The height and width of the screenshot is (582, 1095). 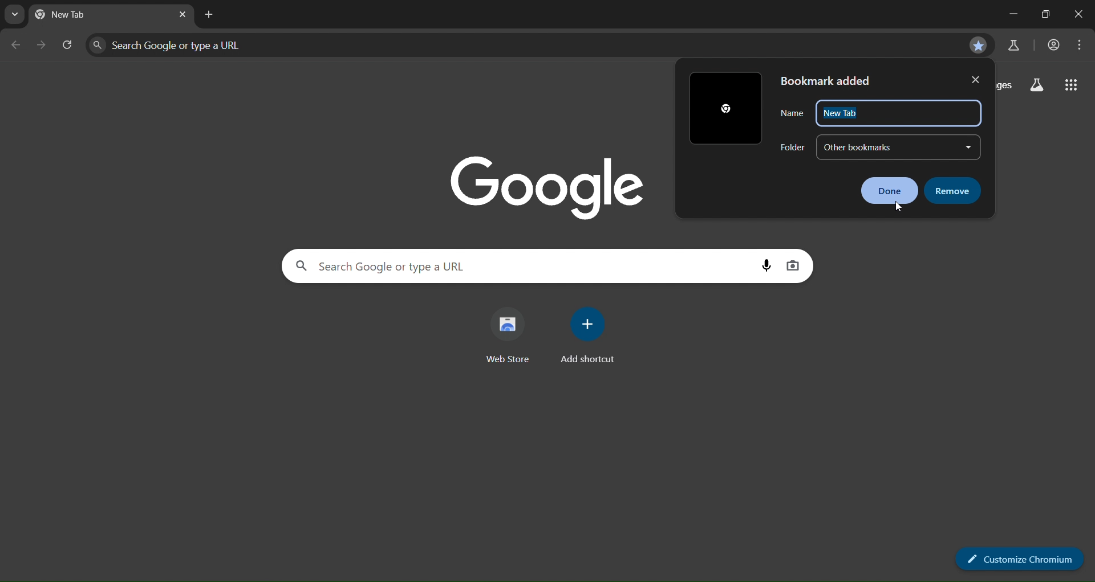 I want to click on google apps, so click(x=1070, y=87).